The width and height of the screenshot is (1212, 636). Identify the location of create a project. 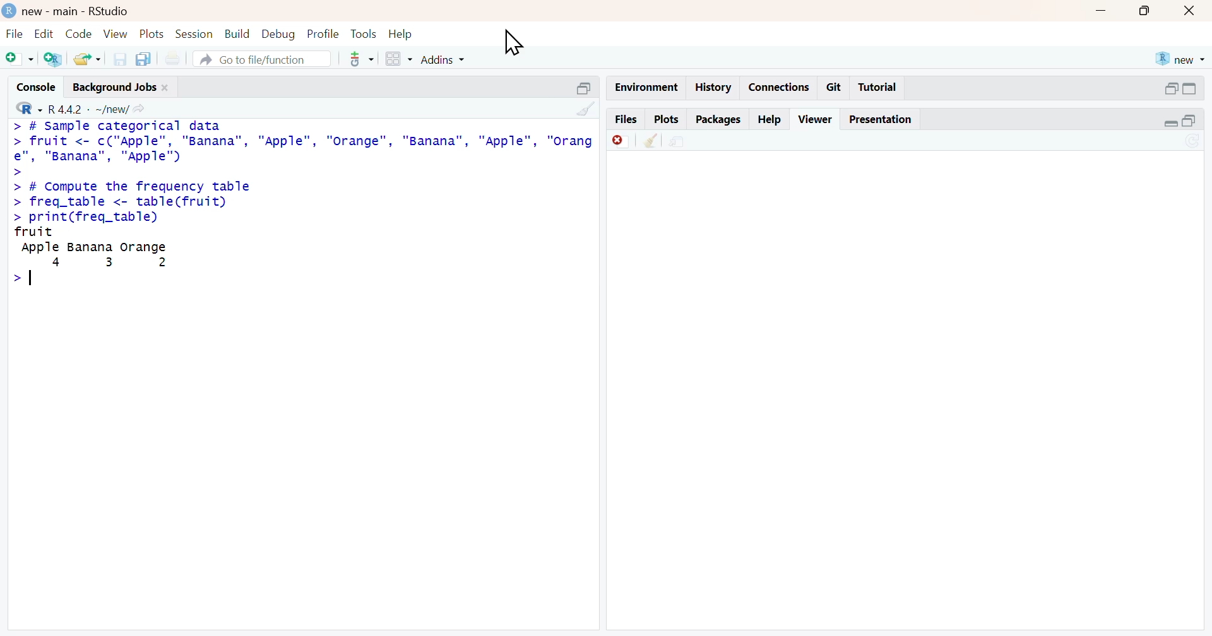
(55, 59).